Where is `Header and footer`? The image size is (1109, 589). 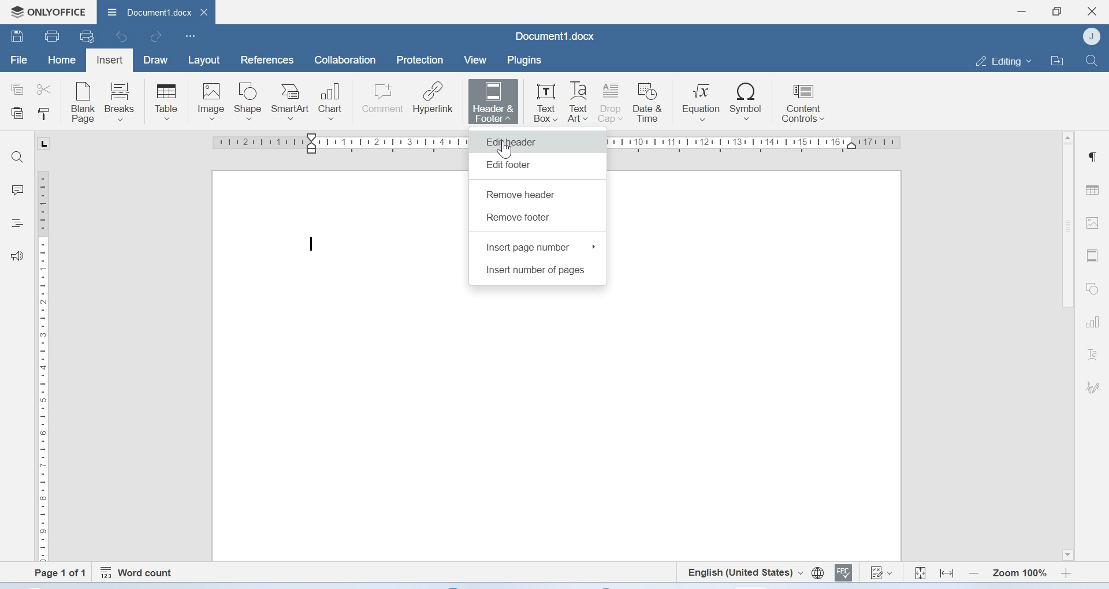
Header and footer is located at coordinates (1092, 256).